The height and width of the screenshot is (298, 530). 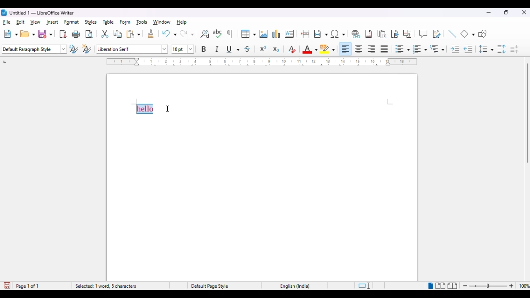 I want to click on minimize, so click(x=488, y=12).